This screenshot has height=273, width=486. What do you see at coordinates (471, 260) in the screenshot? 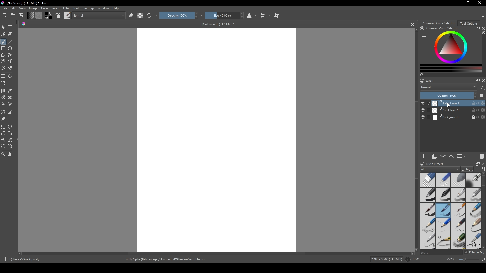
I see `screen size` at bounding box center [471, 260].